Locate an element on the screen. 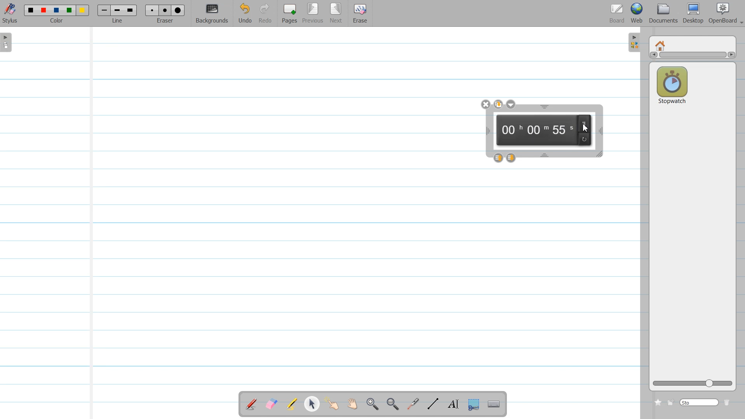 The image size is (745, 419). Select and modify object is located at coordinates (312, 404).